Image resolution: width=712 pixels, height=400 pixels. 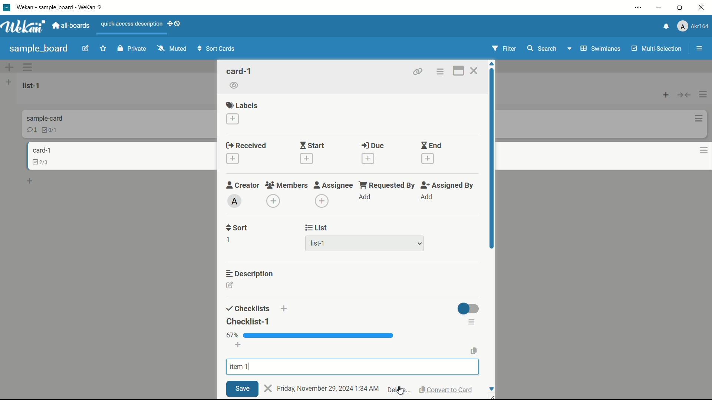 I want to click on creator, so click(x=244, y=186).